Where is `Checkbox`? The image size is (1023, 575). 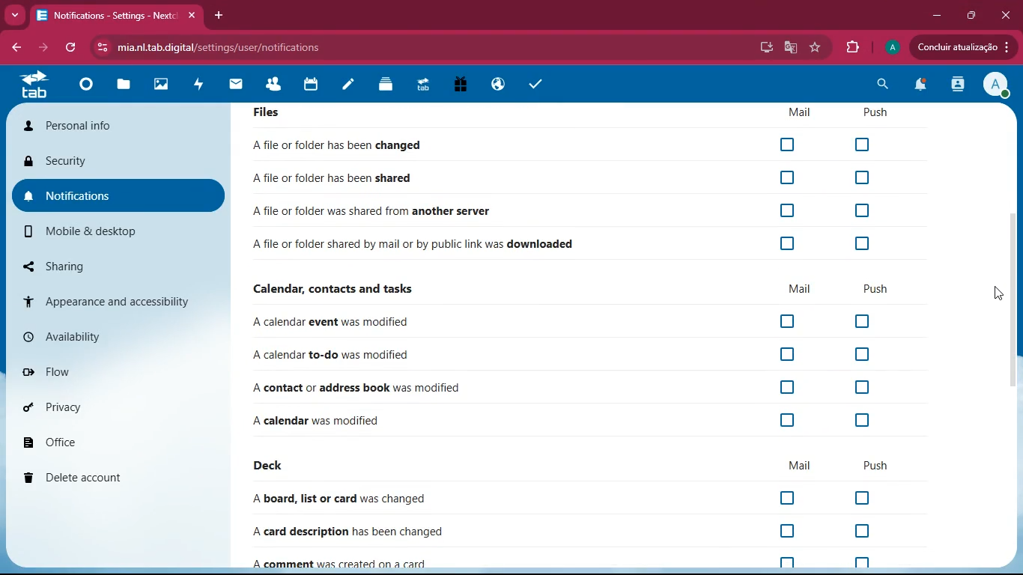
Checkbox is located at coordinates (866, 176).